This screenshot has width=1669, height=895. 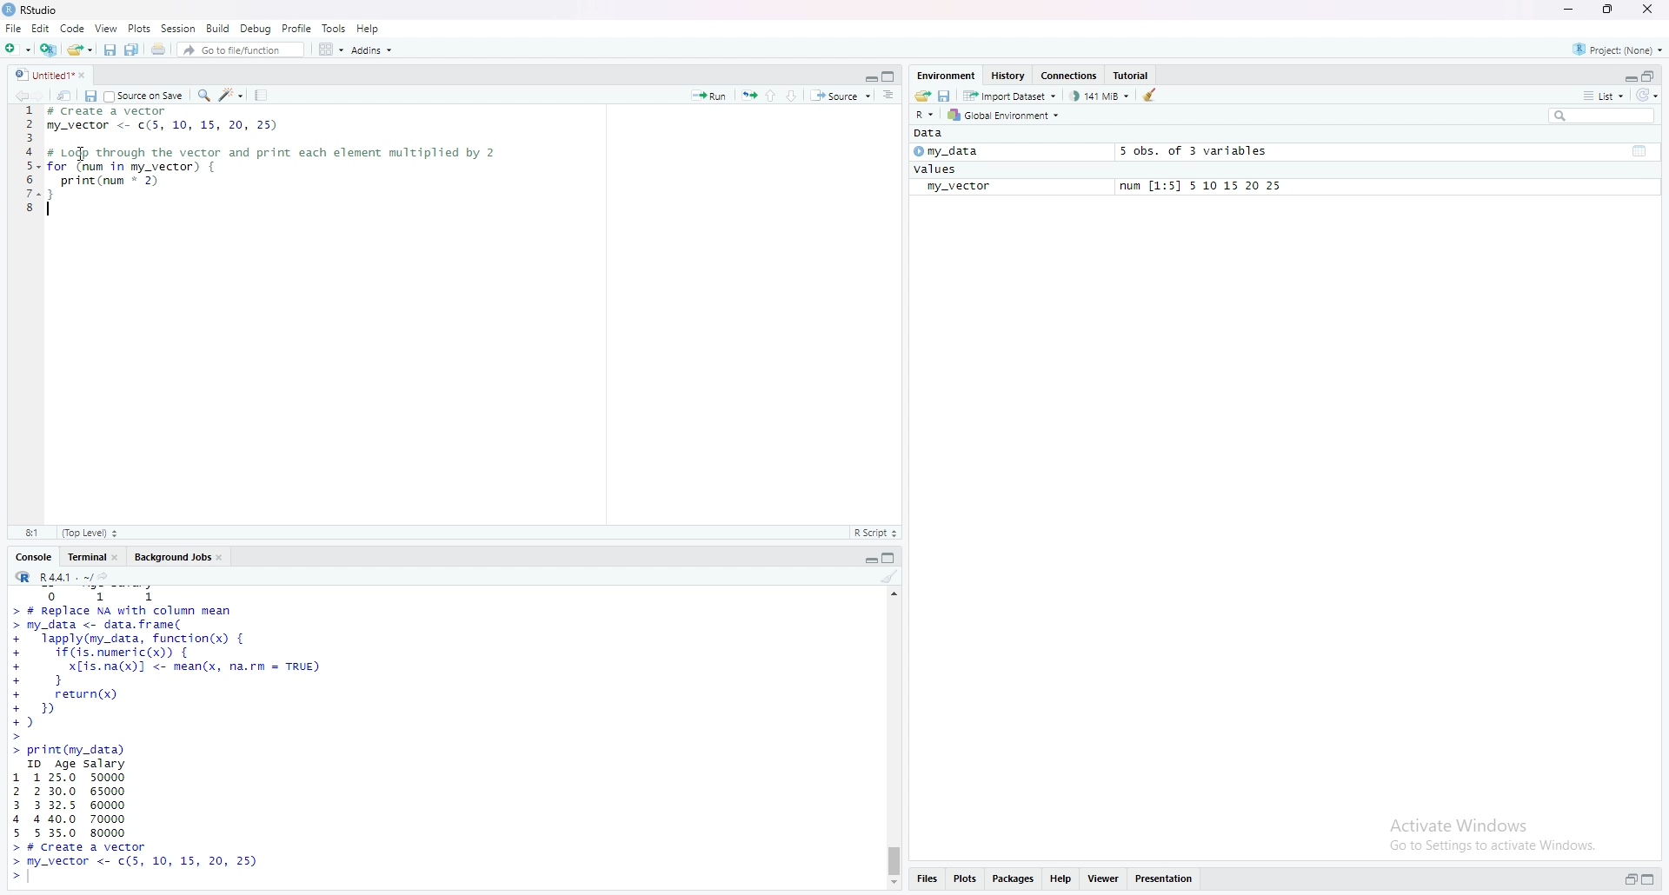 I want to click on search, so click(x=1599, y=116).